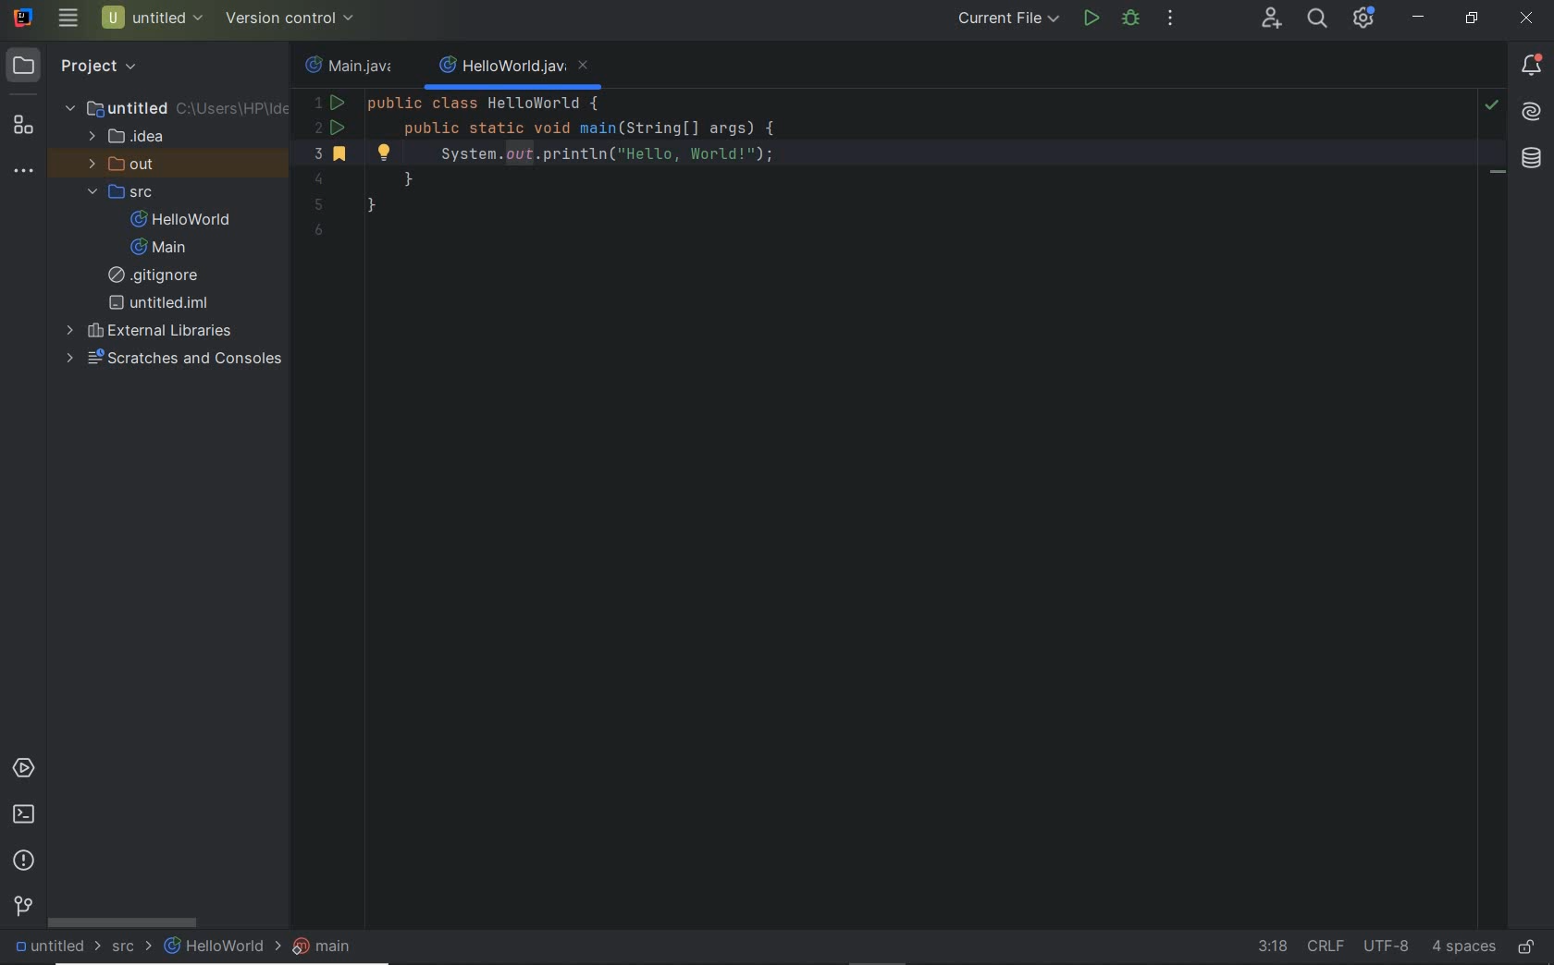  Describe the element at coordinates (353, 67) in the screenshot. I see `Main java` at that location.